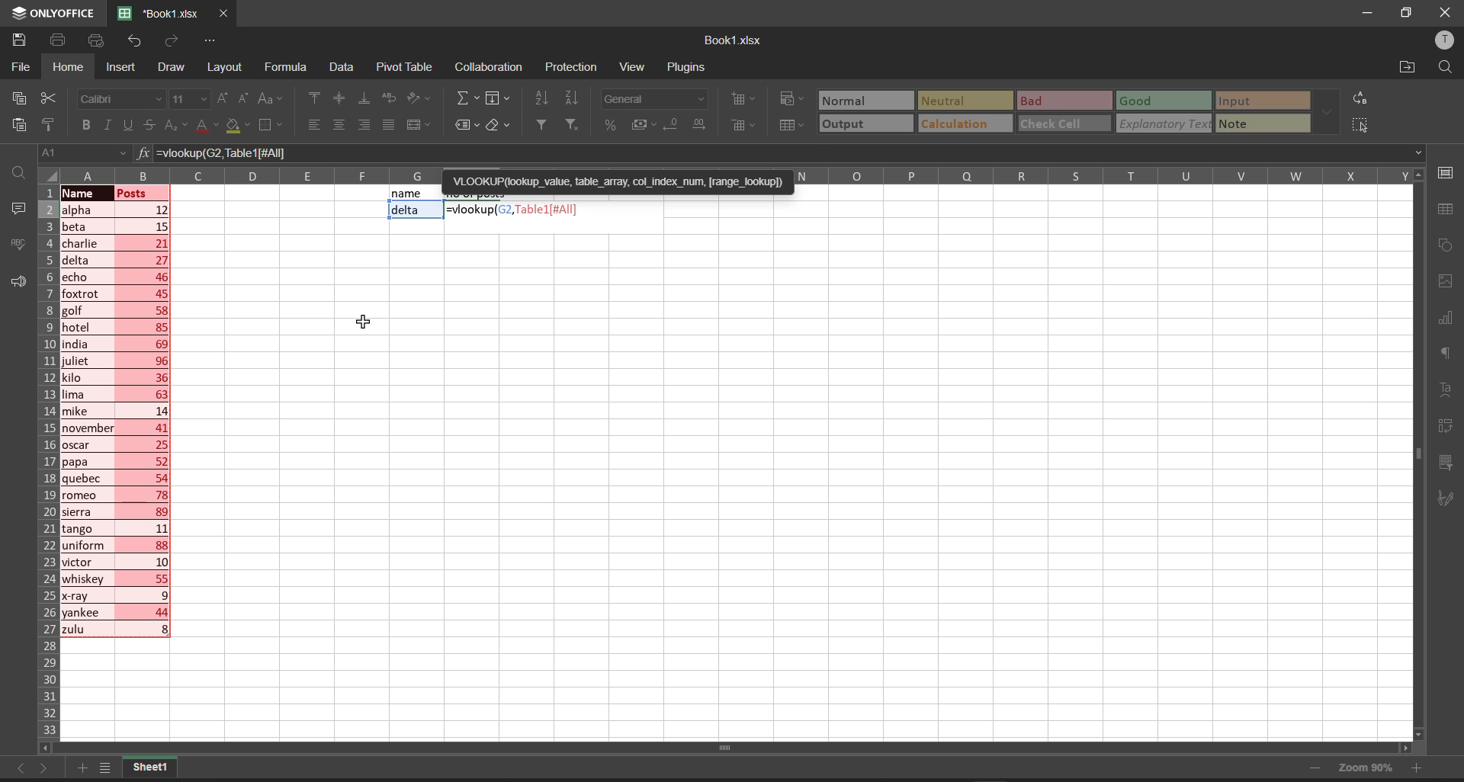  Describe the element at coordinates (608, 127) in the screenshot. I see `percent style` at that location.